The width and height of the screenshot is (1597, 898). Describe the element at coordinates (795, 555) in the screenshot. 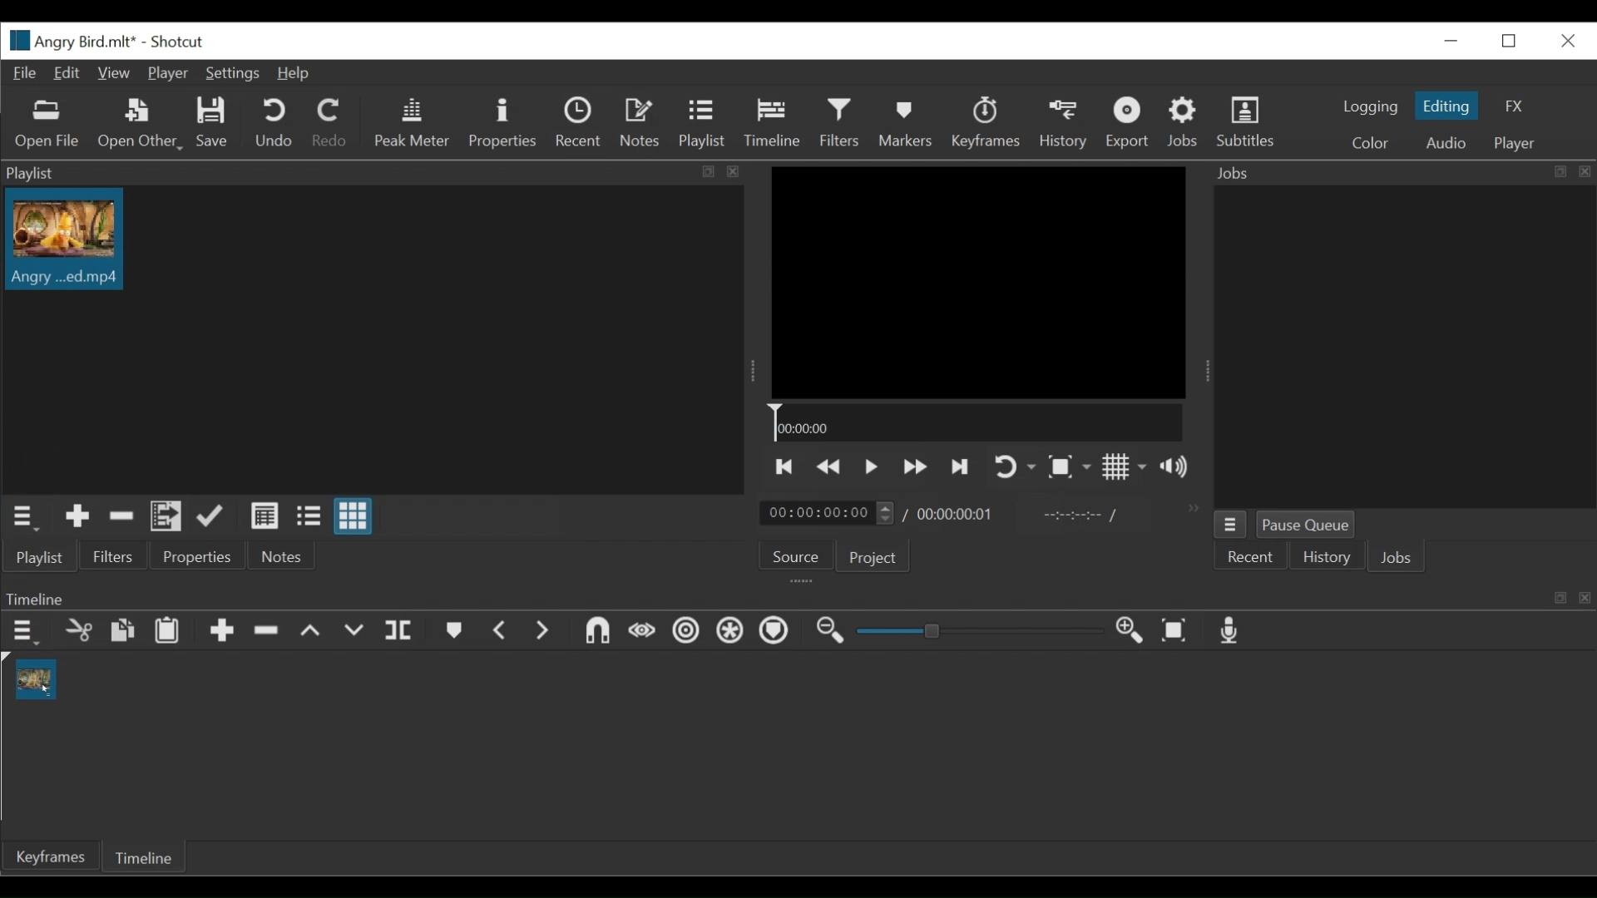

I see `Source` at that location.